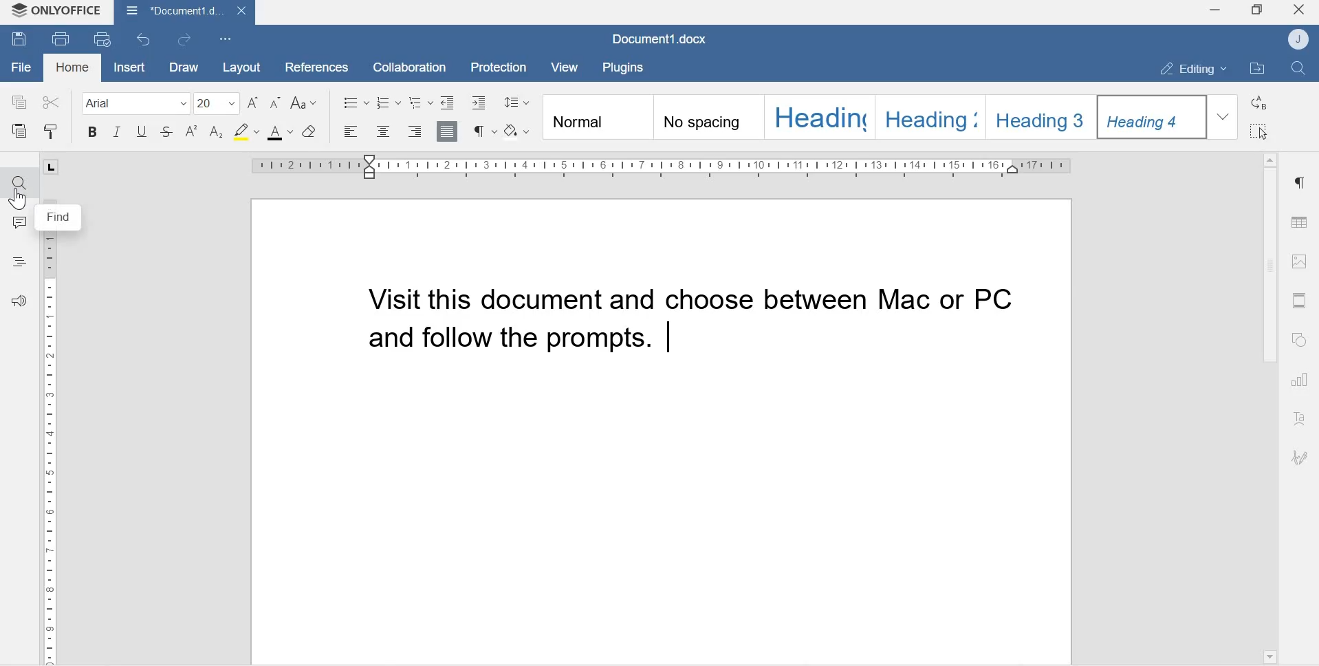 The image size is (1319, 666). What do you see at coordinates (1300, 219) in the screenshot?
I see `Table` at bounding box center [1300, 219].